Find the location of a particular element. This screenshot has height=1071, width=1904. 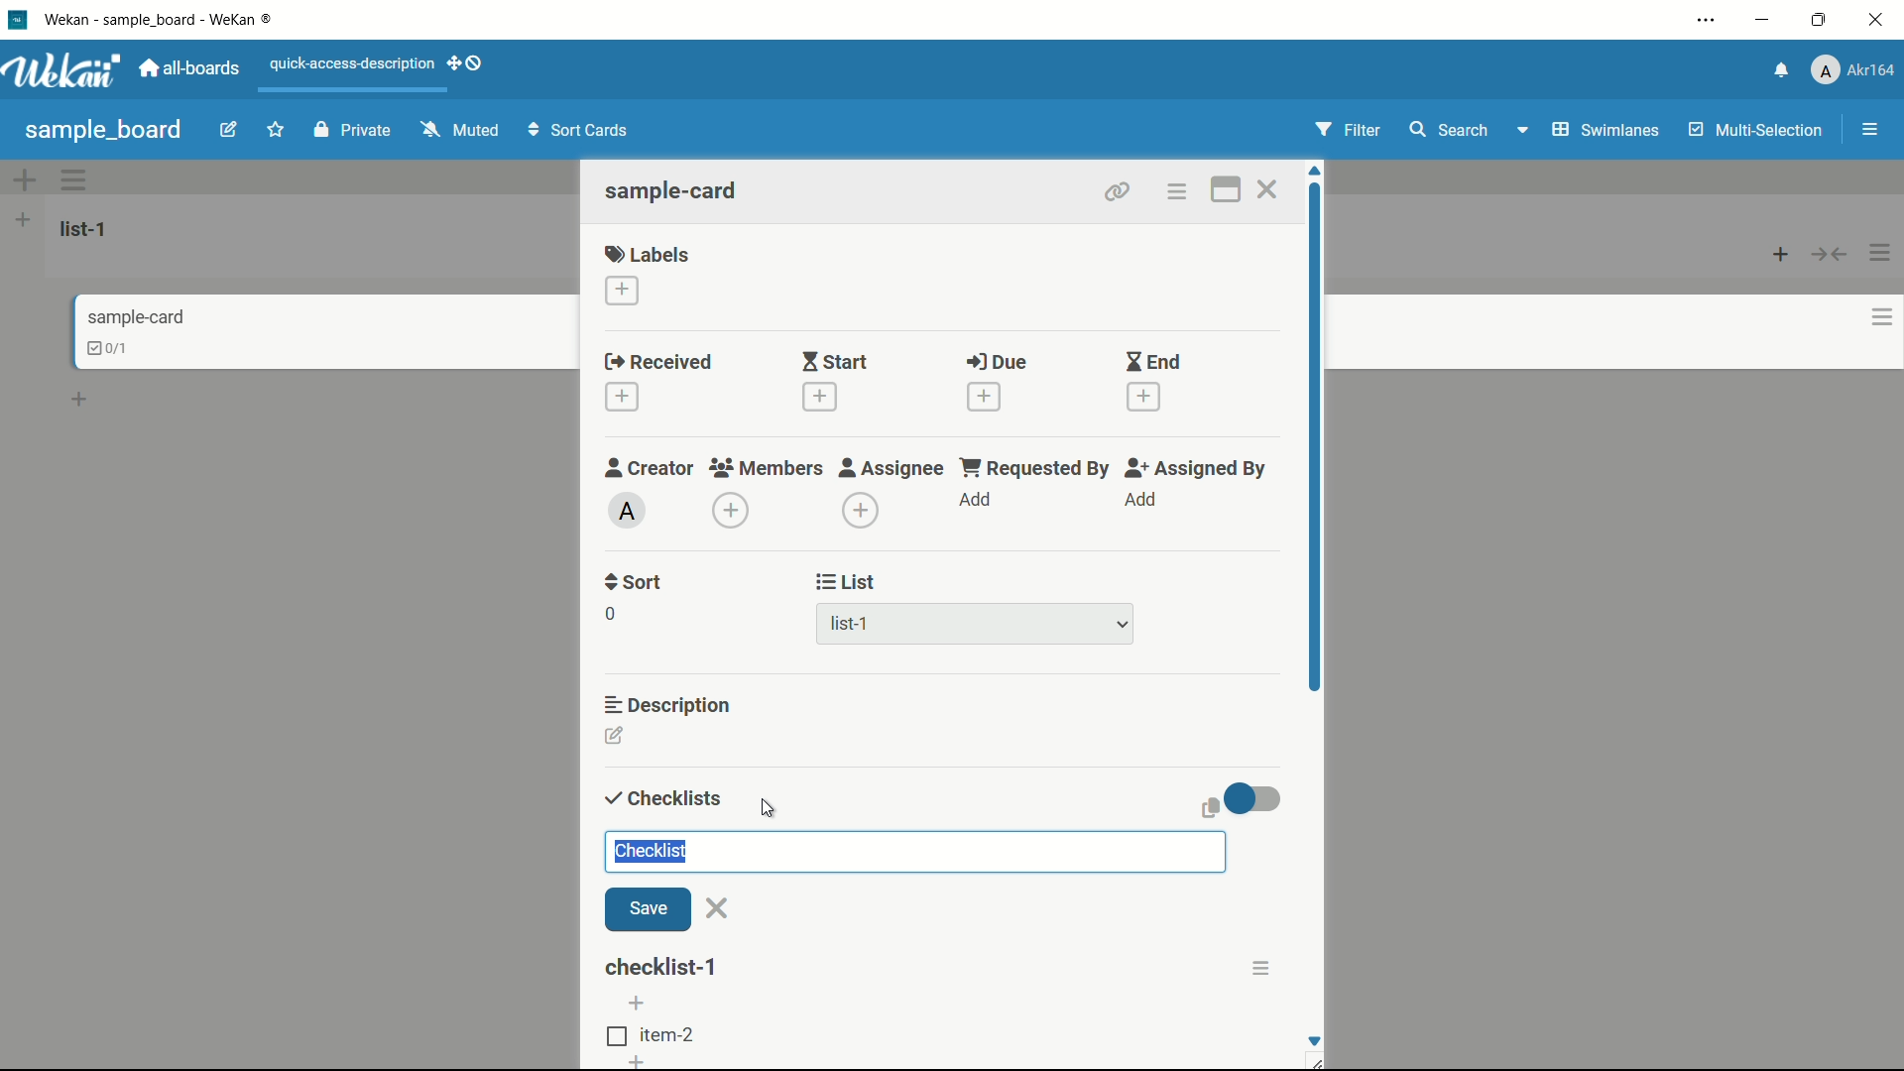

close is located at coordinates (718, 908).